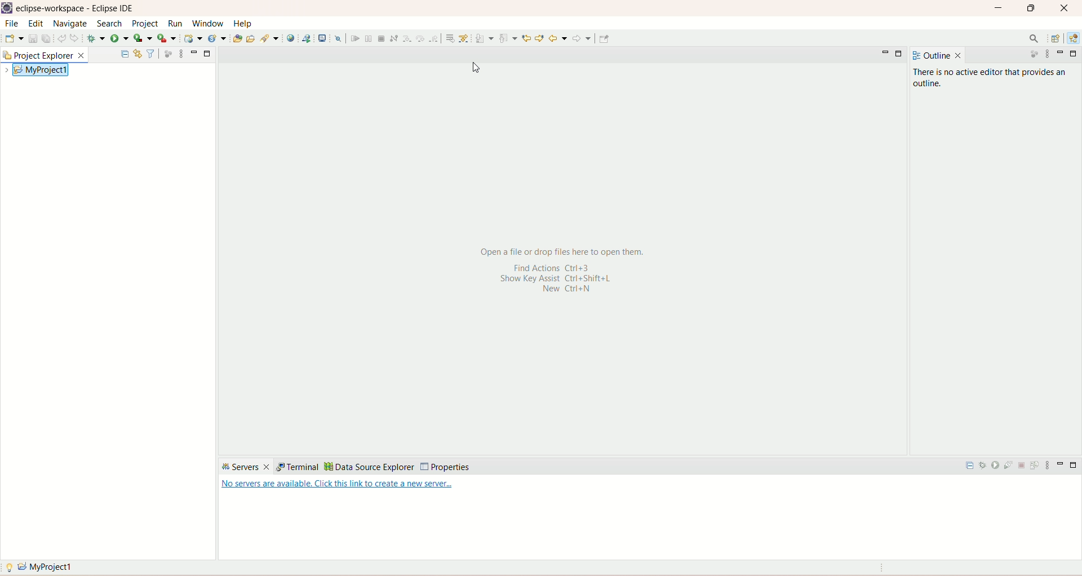 The height and width of the screenshot is (576, 1082). What do you see at coordinates (180, 54) in the screenshot?
I see `view menu` at bounding box center [180, 54].